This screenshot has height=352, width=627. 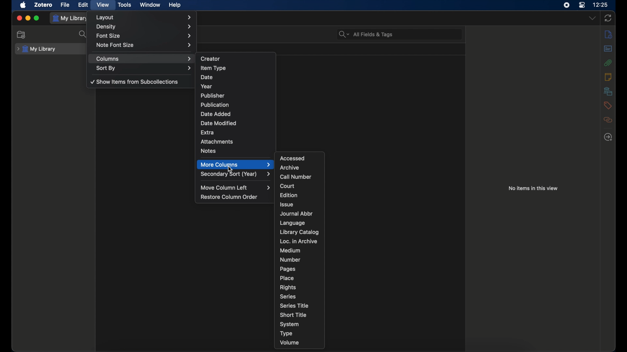 What do you see at coordinates (216, 113) in the screenshot?
I see `date added` at bounding box center [216, 113].